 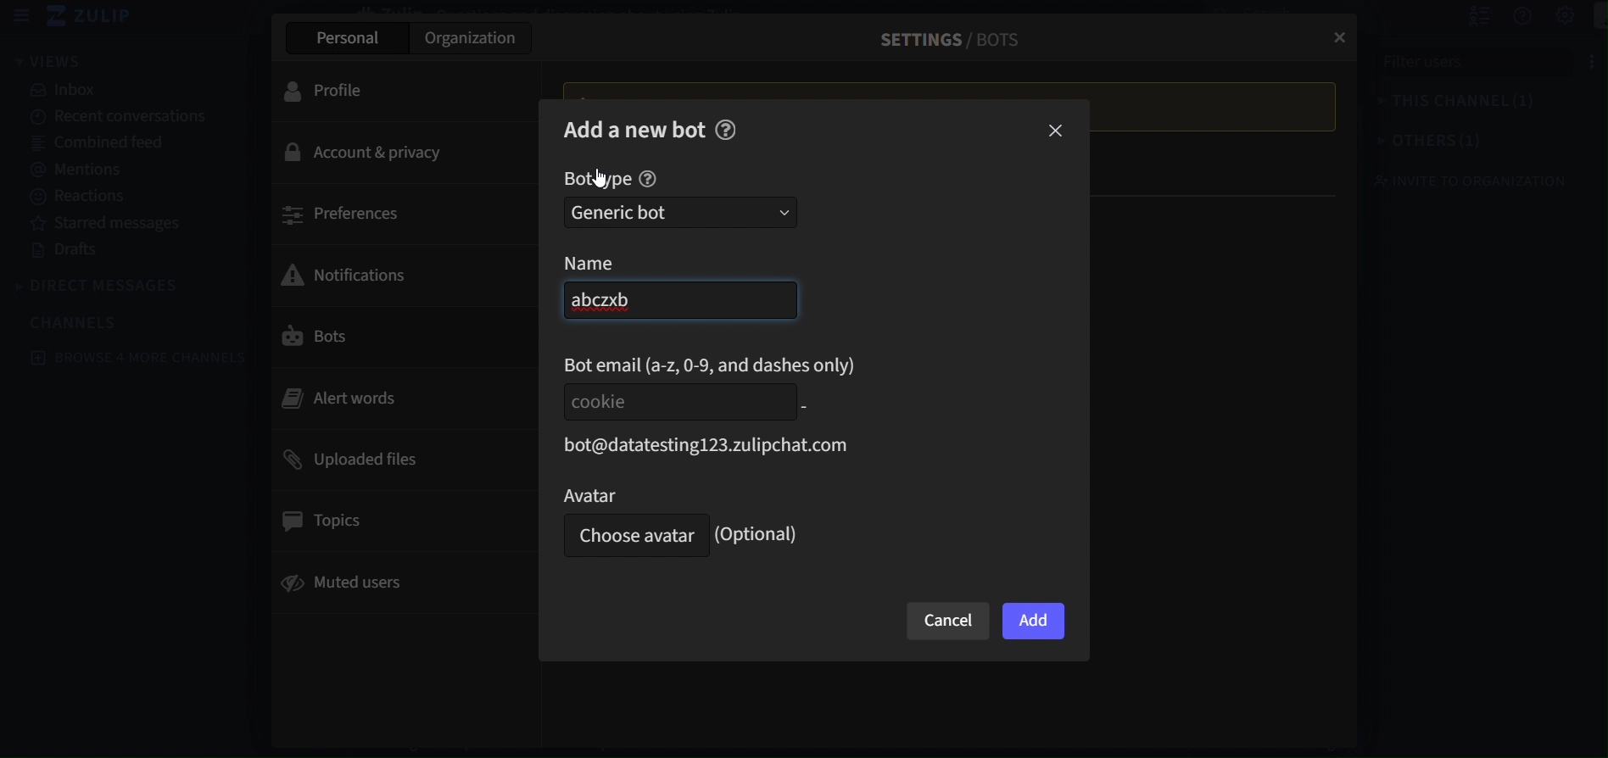 What do you see at coordinates (394, 521) in the screenshot?
I see `topics` at bounding box center [394, 521].